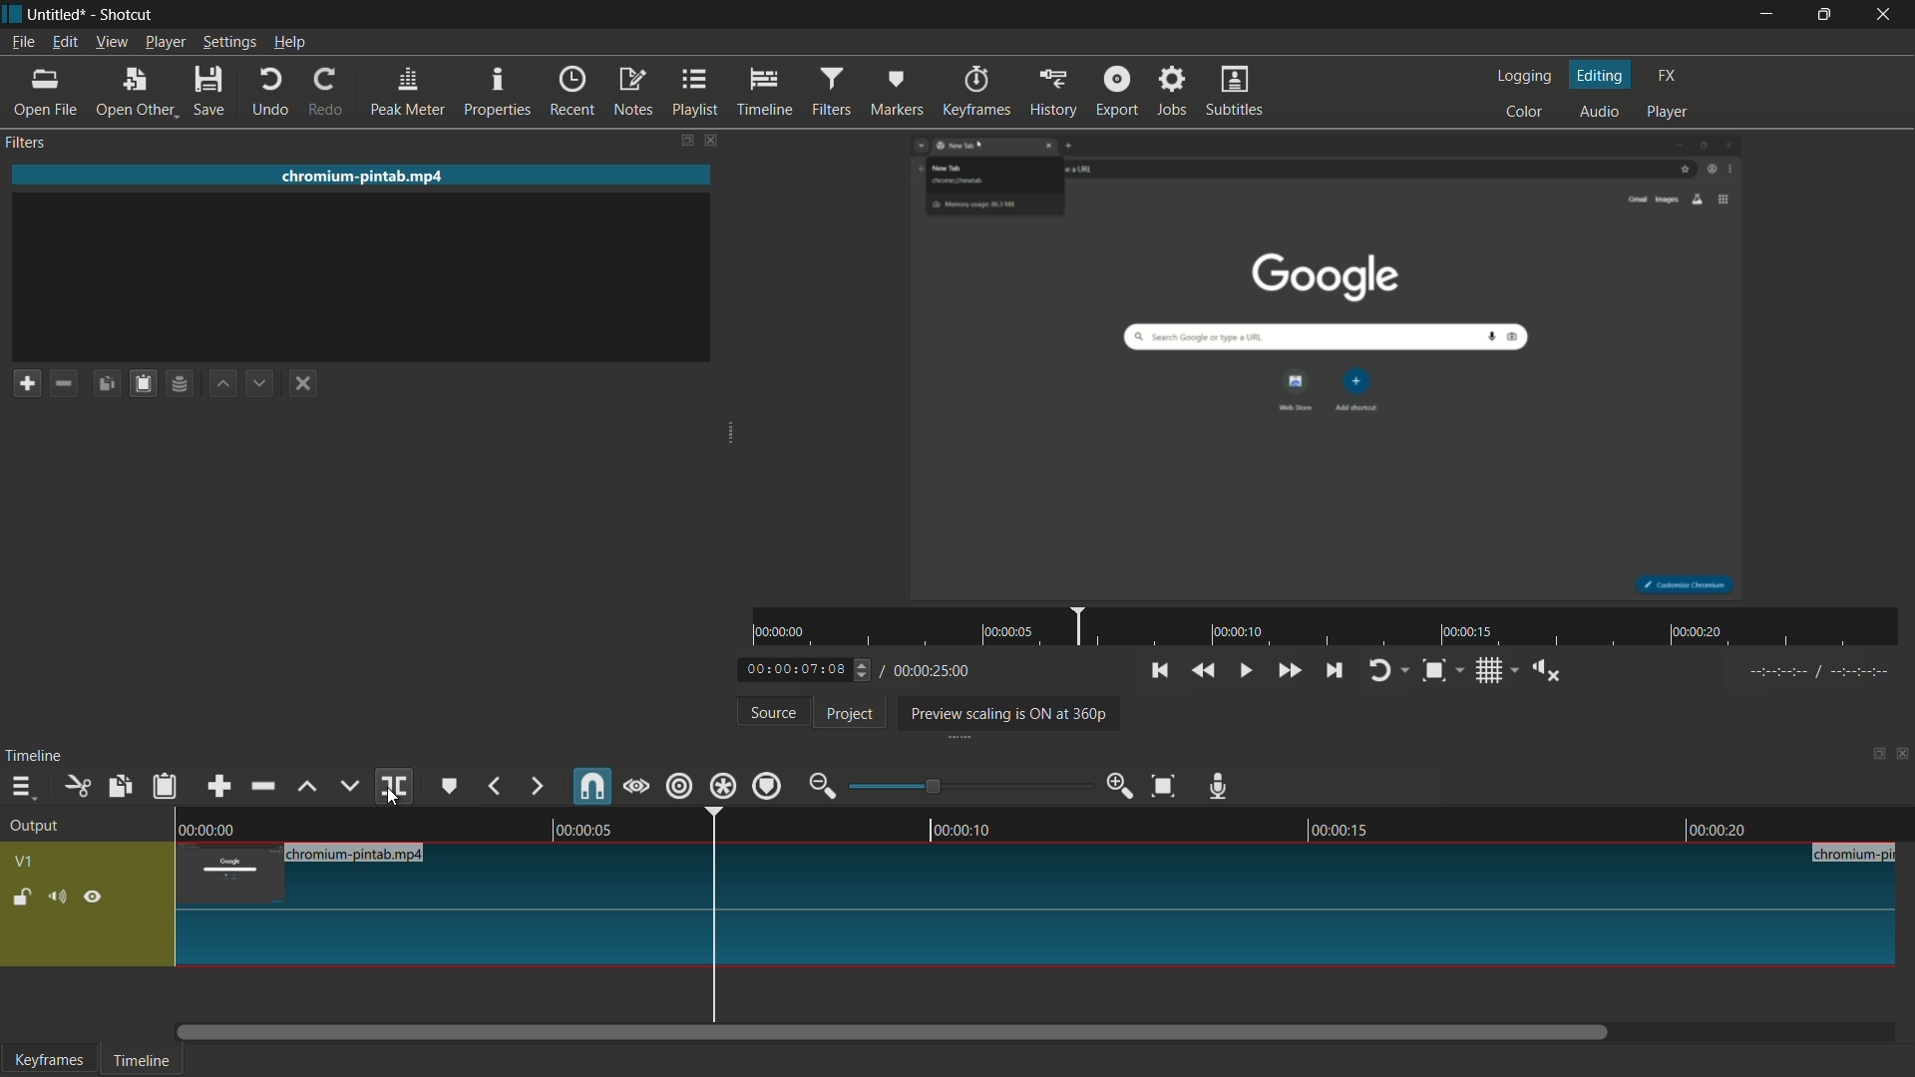 This screenshot has height=1077, width=1915. I want to click on zoom timeline to fit, so click(1168, 785).